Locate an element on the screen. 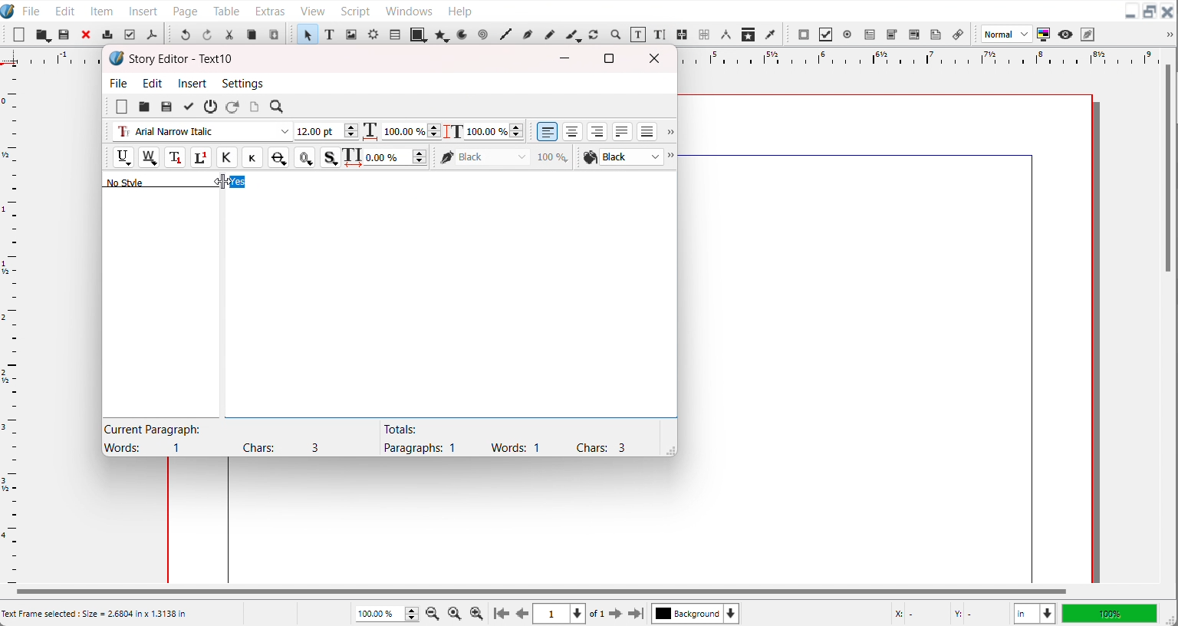  Script is located at coordinates (357, 10).